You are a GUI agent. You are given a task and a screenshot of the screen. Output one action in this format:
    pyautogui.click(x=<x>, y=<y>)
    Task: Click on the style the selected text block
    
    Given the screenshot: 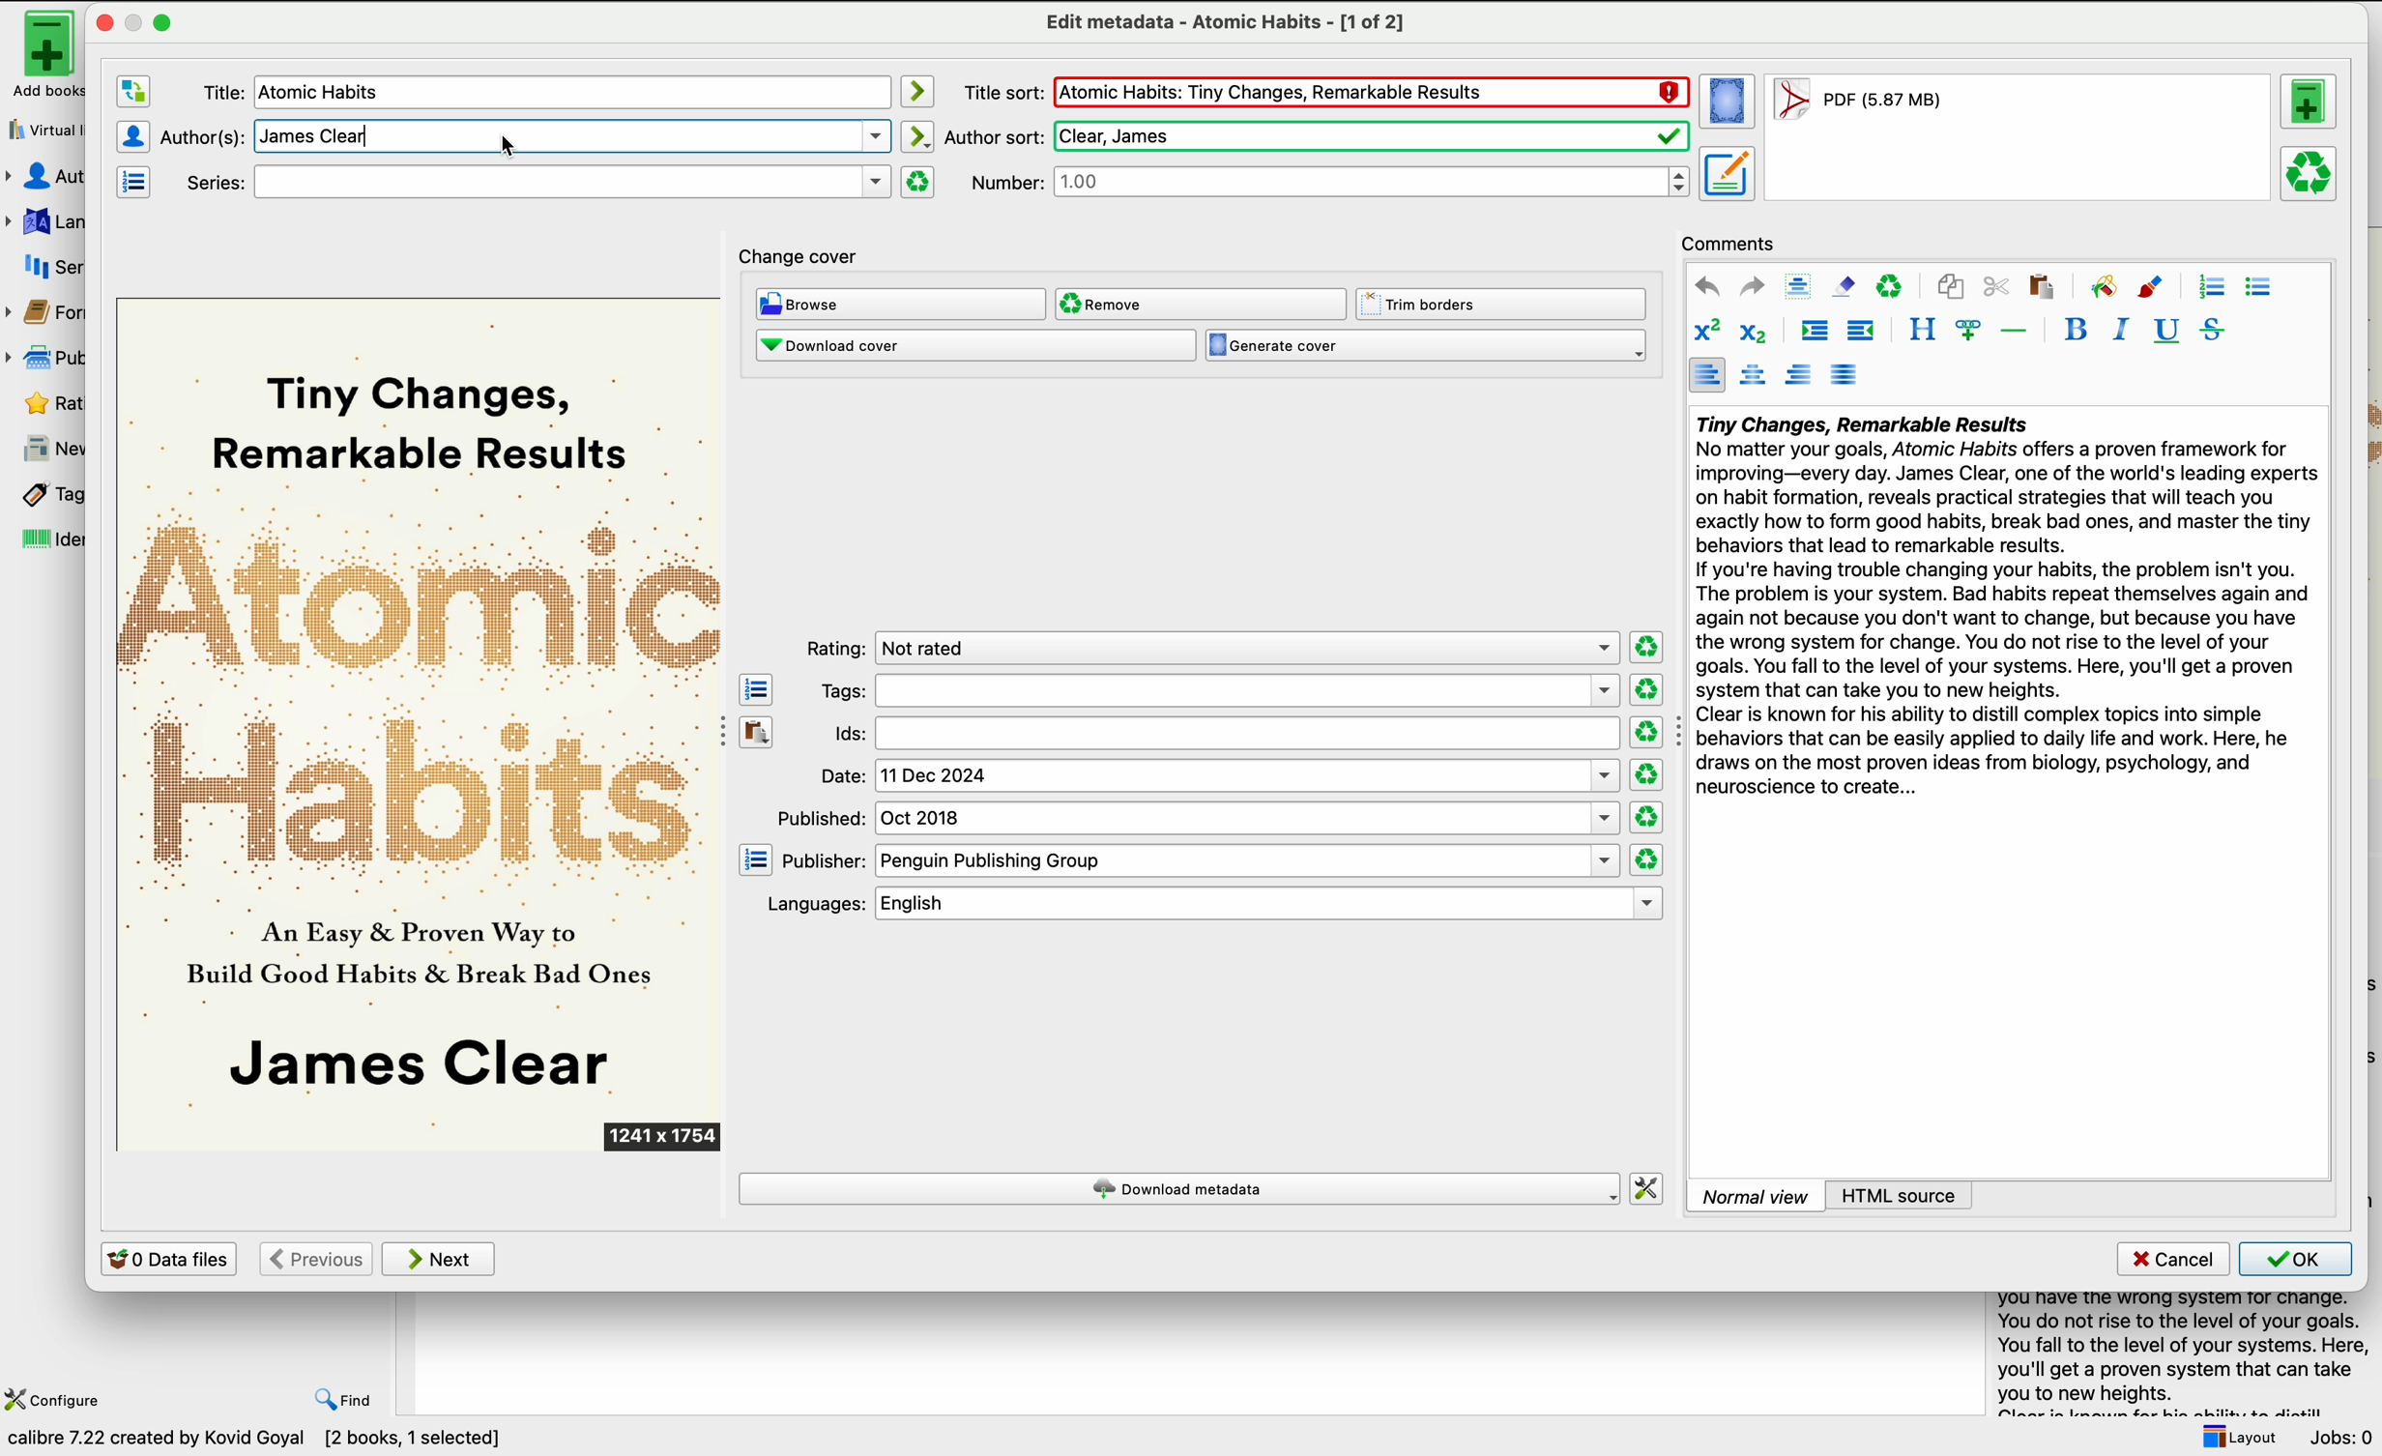 What is the action you would take?
    pyautogui.click(x=1921, y=331)
    